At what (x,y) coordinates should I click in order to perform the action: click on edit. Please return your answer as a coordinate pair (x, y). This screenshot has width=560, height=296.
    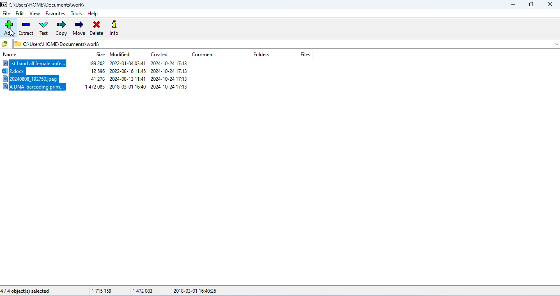
    Looking at the image, I should click on (20, 14).